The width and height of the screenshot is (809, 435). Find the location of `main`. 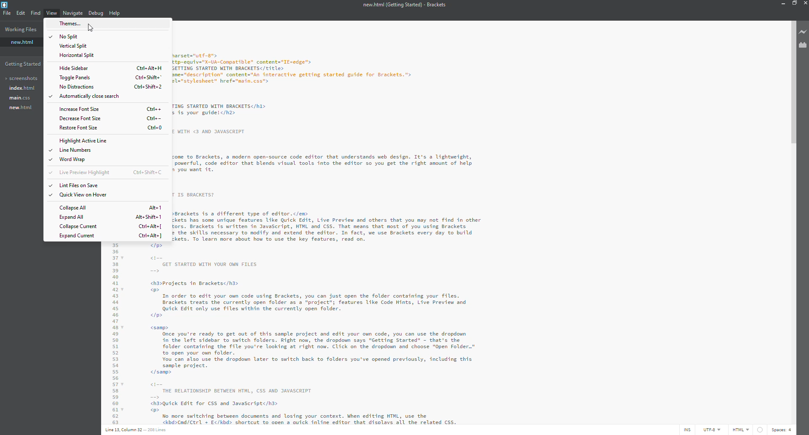

main is located at coordinates (19, 98).